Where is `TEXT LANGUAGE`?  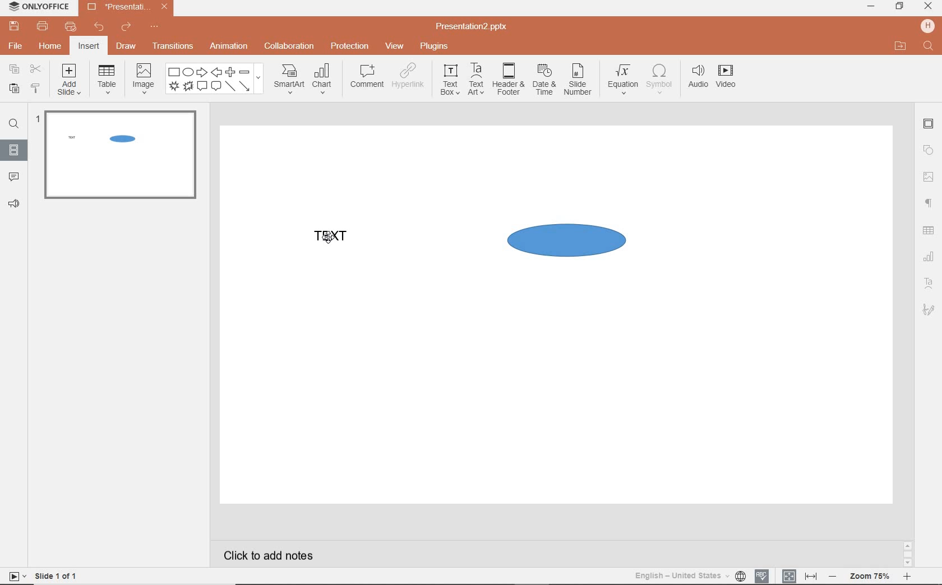
TEXT LANGUAGE is located at coordinates (689, 576).